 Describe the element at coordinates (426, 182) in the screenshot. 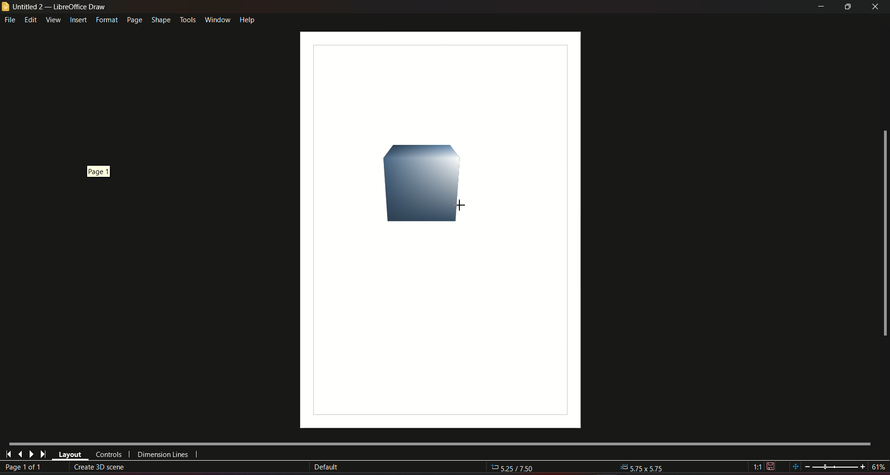

I see `Cube` at that location.